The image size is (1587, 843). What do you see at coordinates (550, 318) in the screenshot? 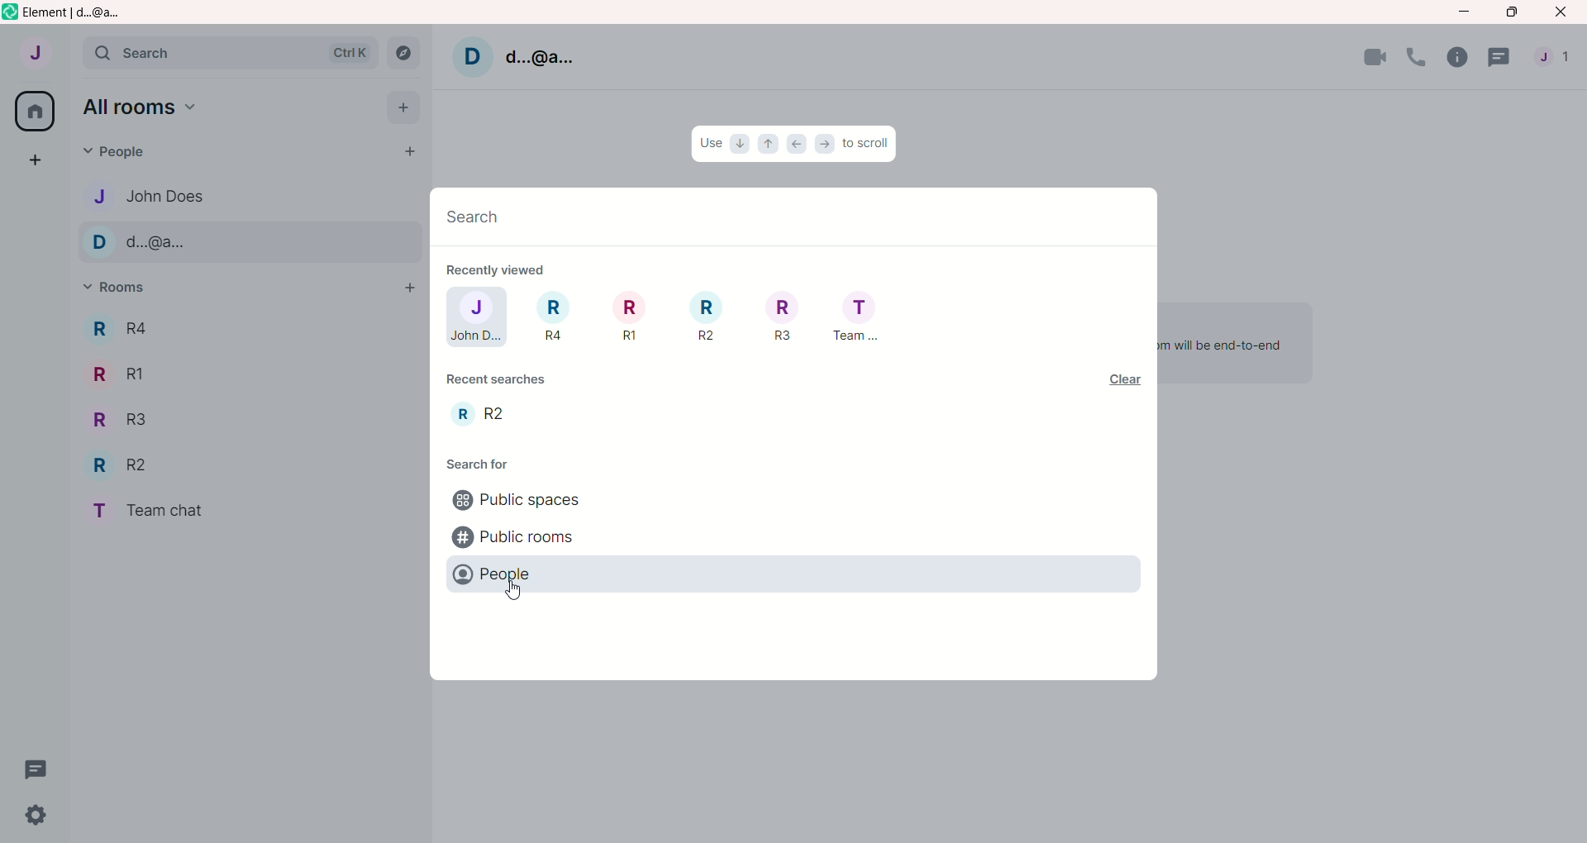
I see `recent user r4` at bounding box center [550, 318].